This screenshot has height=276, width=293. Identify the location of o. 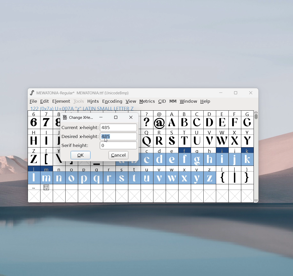
(72, 176).